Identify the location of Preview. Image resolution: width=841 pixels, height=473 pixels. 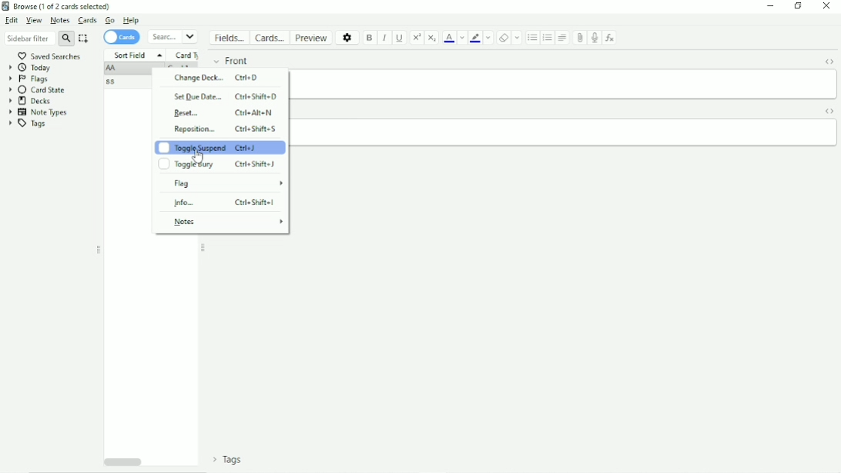
(311, 37).